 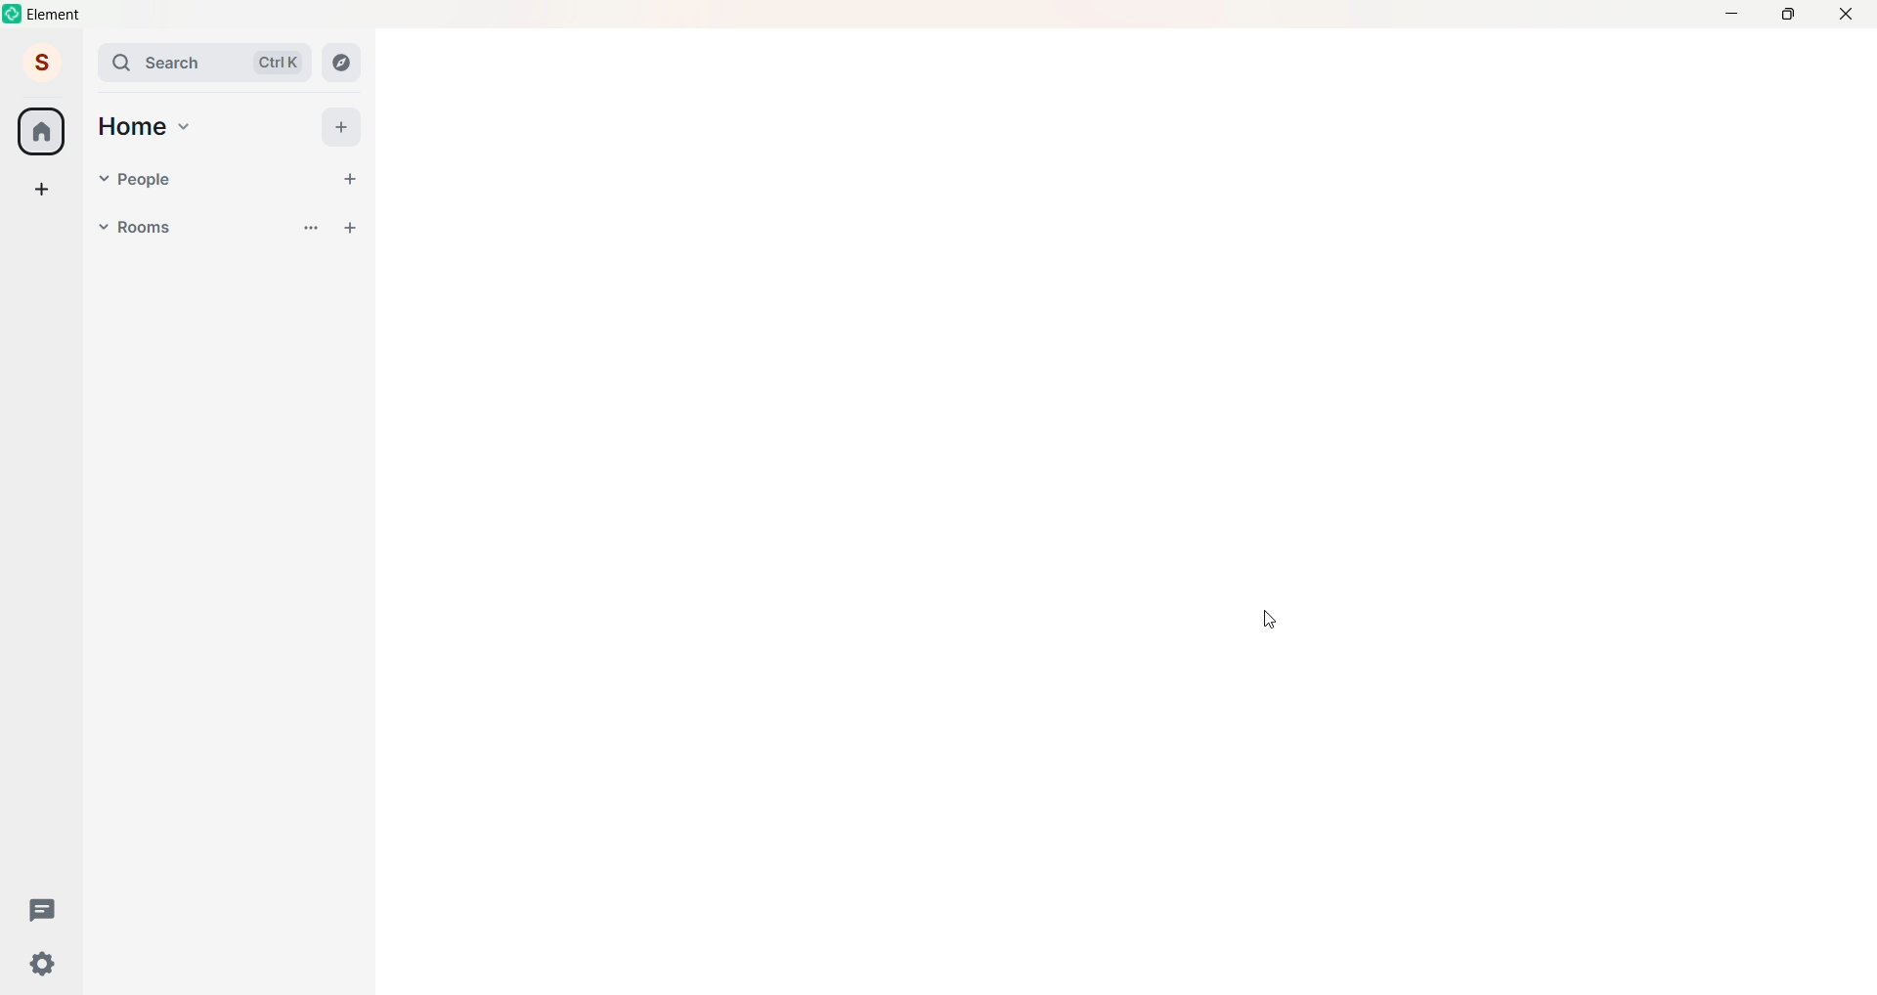 I want to click on Search ctrl k, so click(x=203, y=63).